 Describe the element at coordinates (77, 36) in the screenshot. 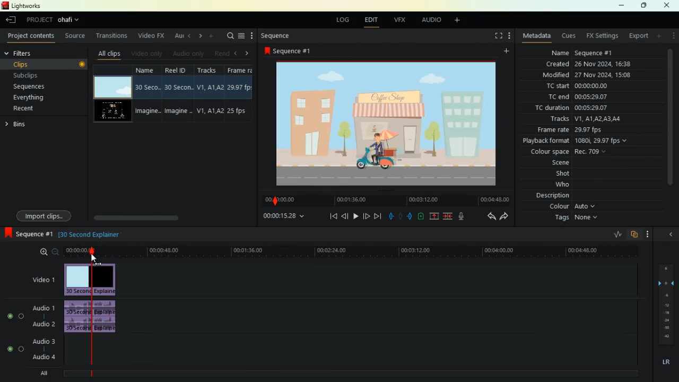

I see `source` at that location.